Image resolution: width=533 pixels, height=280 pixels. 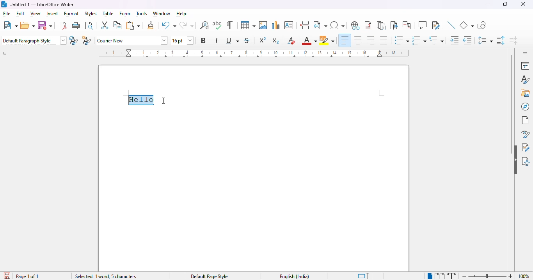 What do you see at coordinates (345, 40) in the screenshot?
I see `align left` at bounding box center [345, 40].